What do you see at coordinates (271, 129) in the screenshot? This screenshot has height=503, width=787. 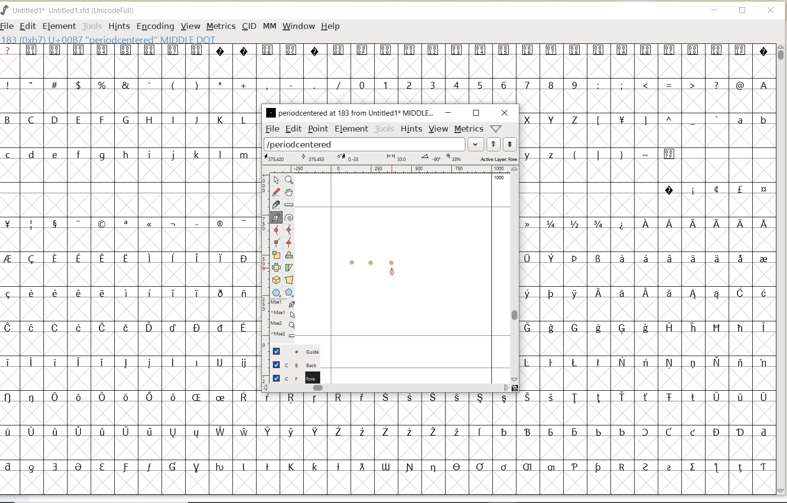 I see `file` at bounding box center [271, 129].